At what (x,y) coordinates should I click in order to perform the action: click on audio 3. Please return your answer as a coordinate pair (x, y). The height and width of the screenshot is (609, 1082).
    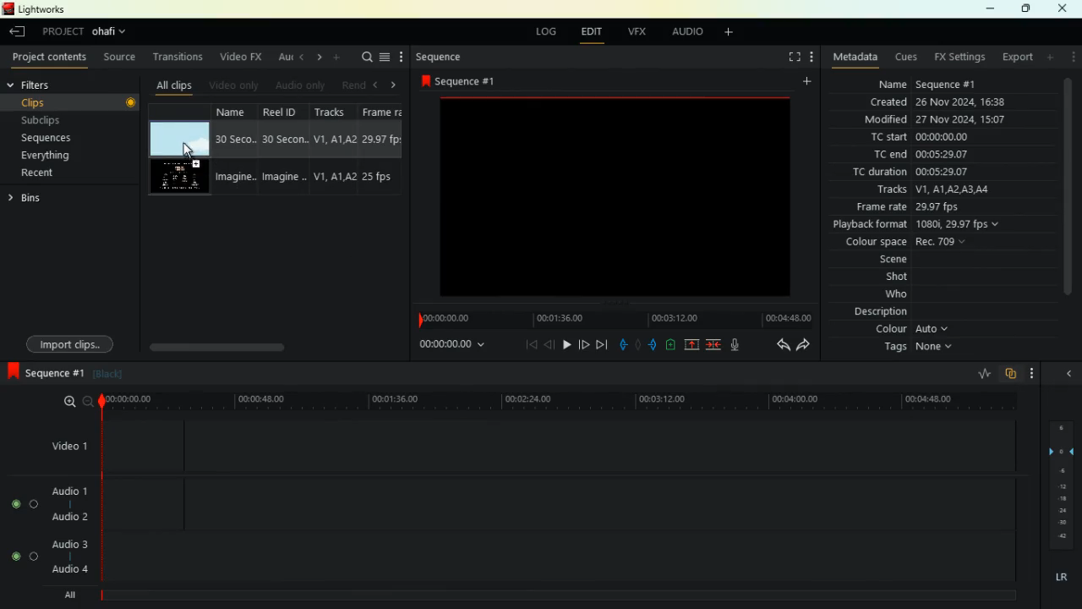
    Looking at the image, I should click on (63, 542).